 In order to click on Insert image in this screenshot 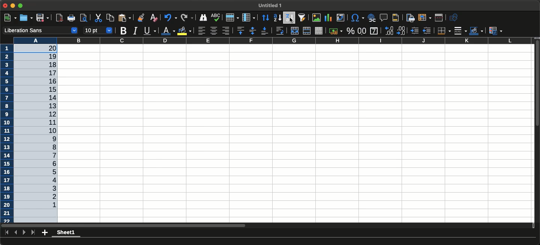, I will do `click(316, 18)`.